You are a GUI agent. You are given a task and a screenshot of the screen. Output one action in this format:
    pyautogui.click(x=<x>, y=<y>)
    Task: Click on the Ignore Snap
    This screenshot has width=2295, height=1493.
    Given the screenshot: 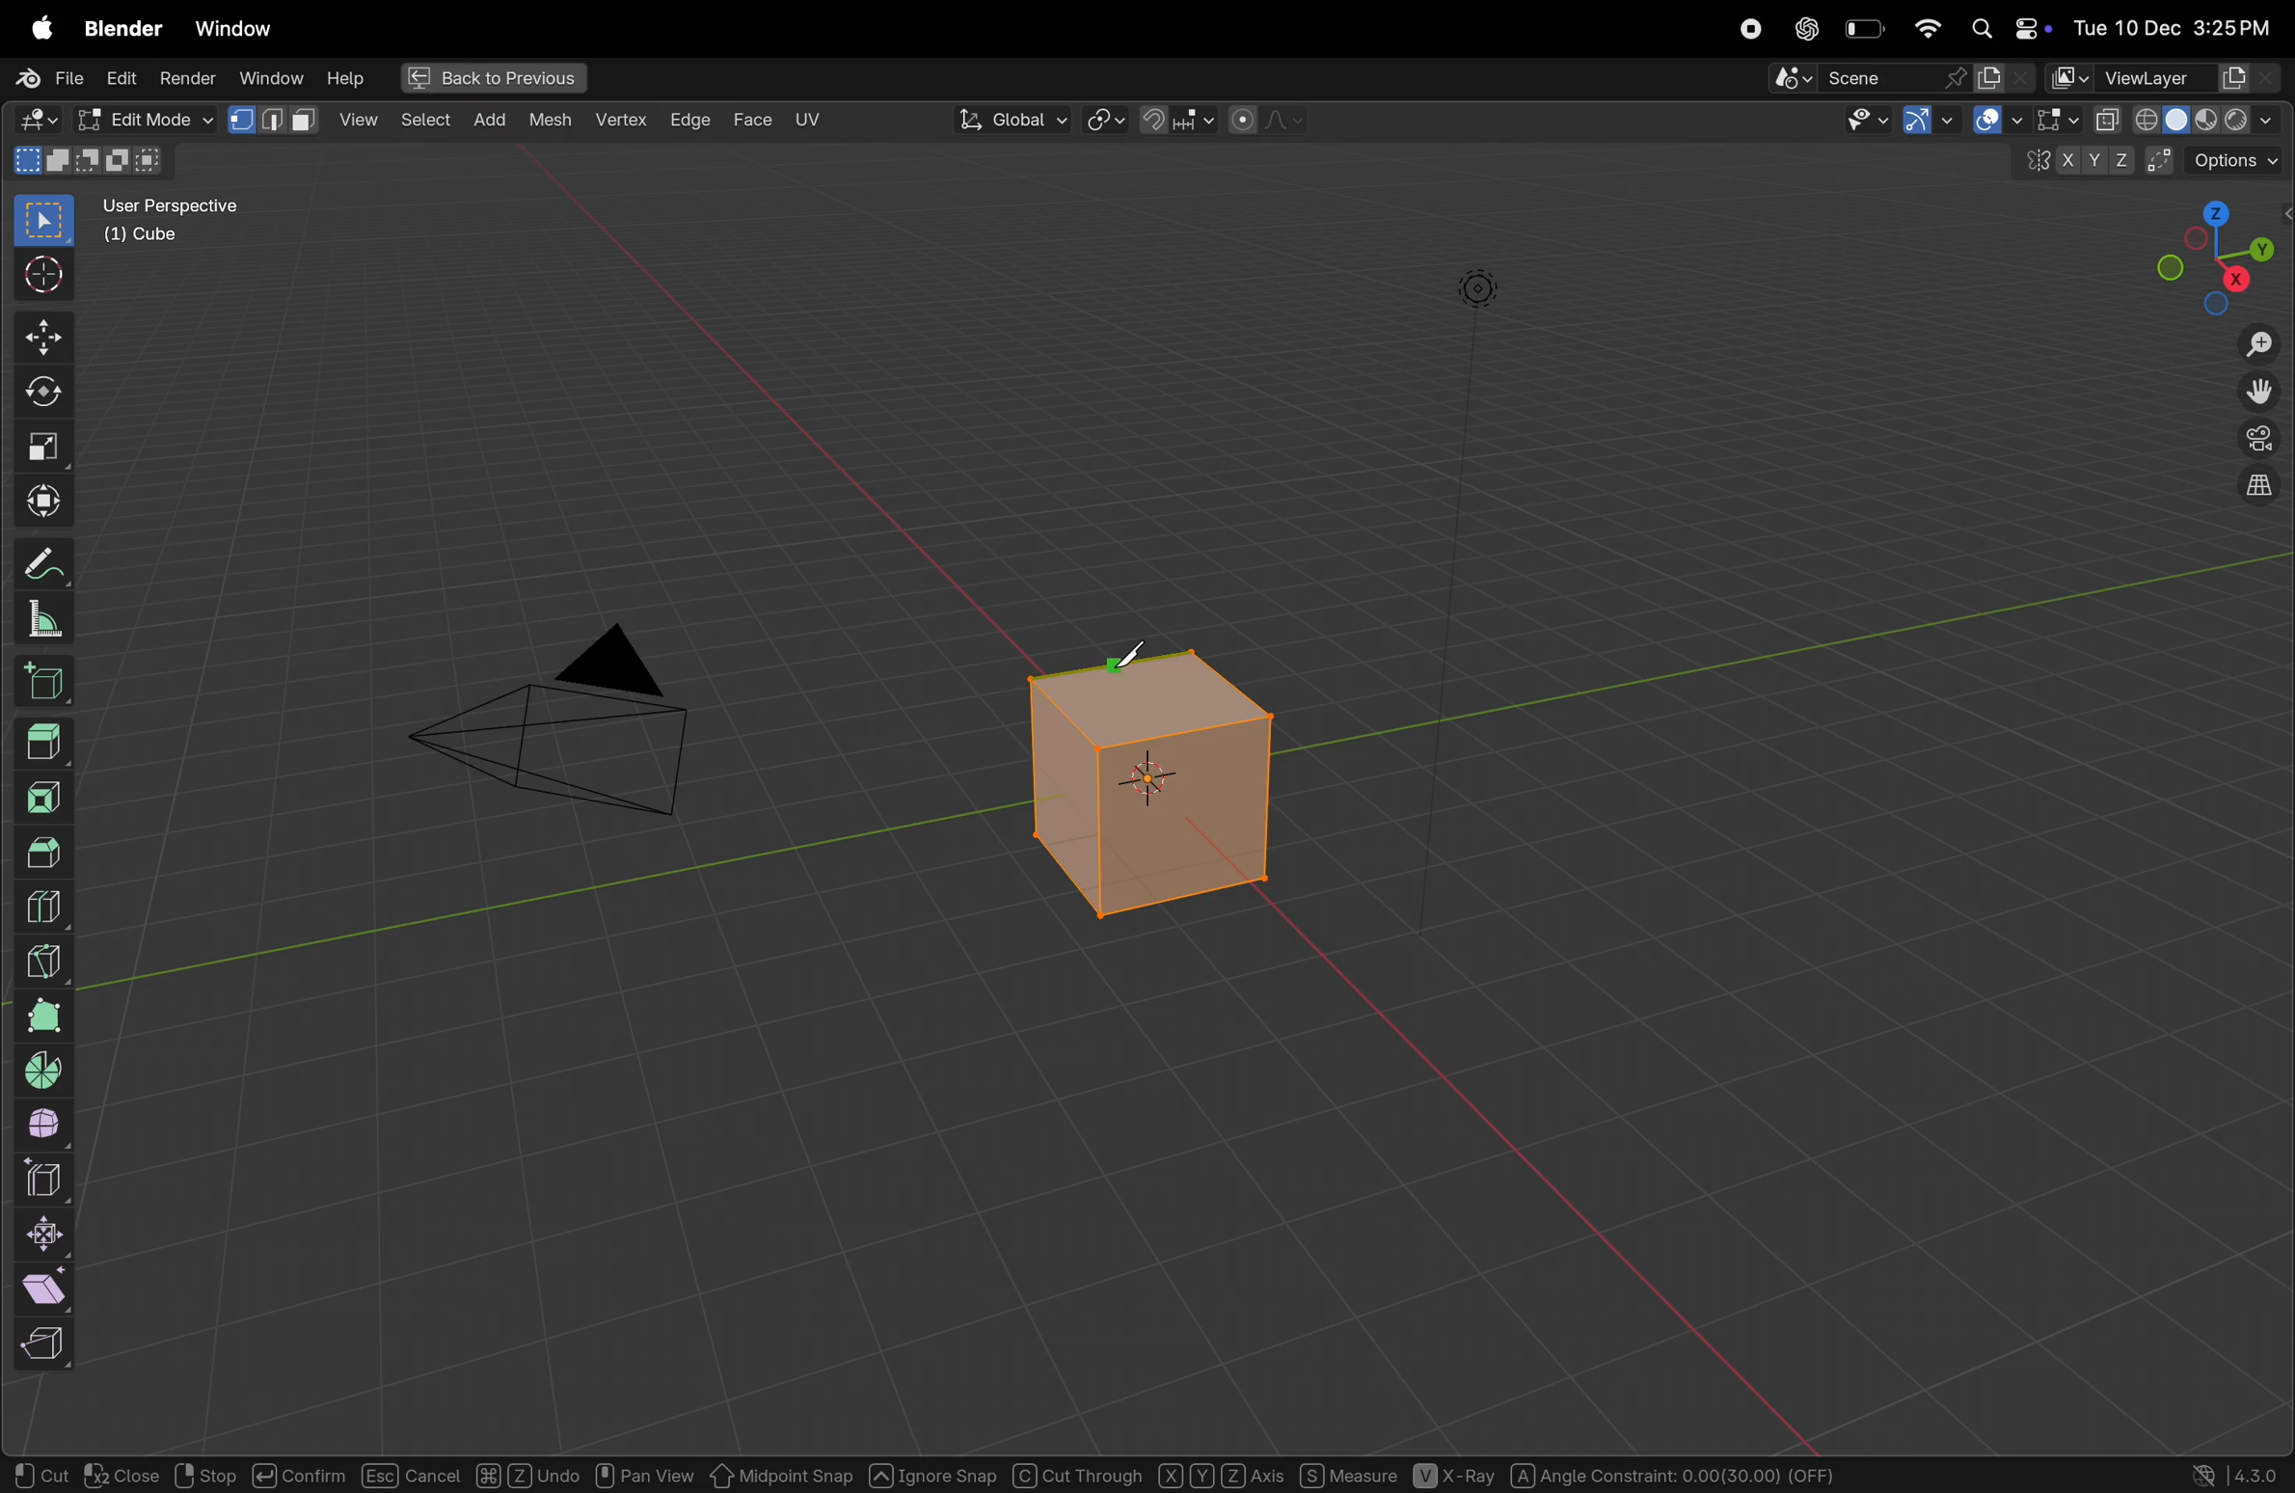 What is the action you would take?
    pyautogui.click(x=932, y=1473)
    